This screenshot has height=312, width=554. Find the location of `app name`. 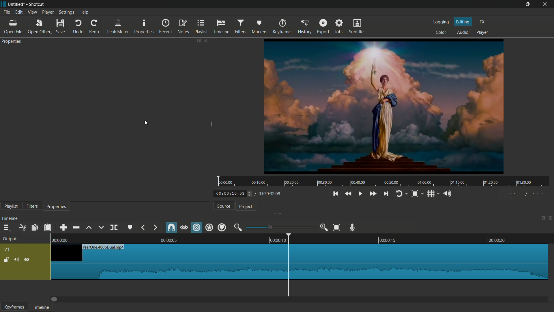

app name is located at coordinates (36, 5).